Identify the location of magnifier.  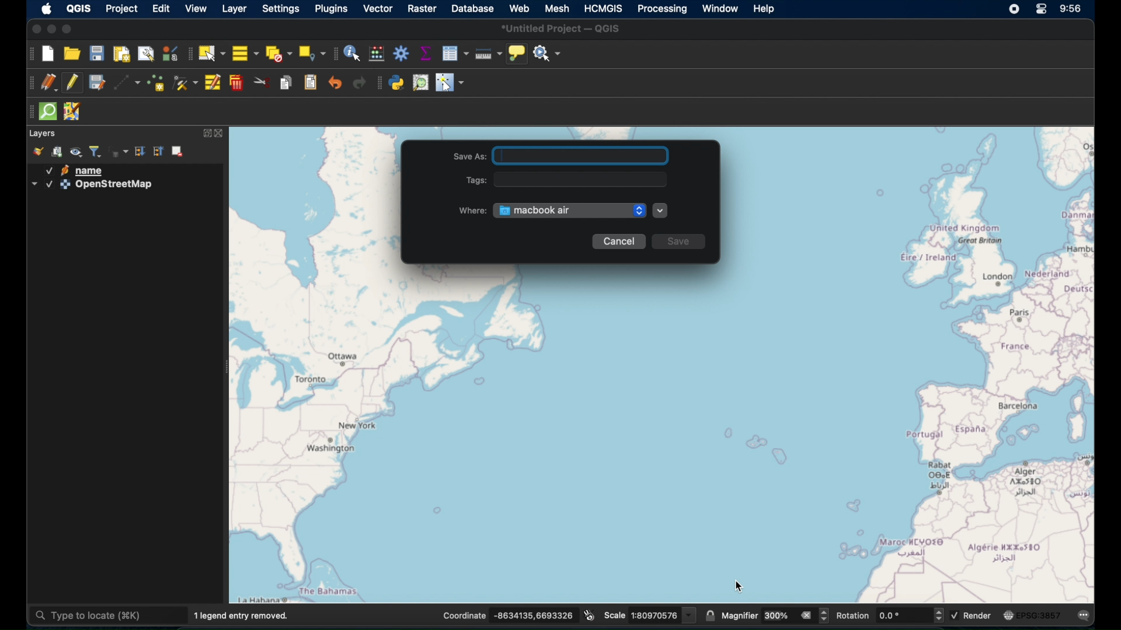
(776, 615).